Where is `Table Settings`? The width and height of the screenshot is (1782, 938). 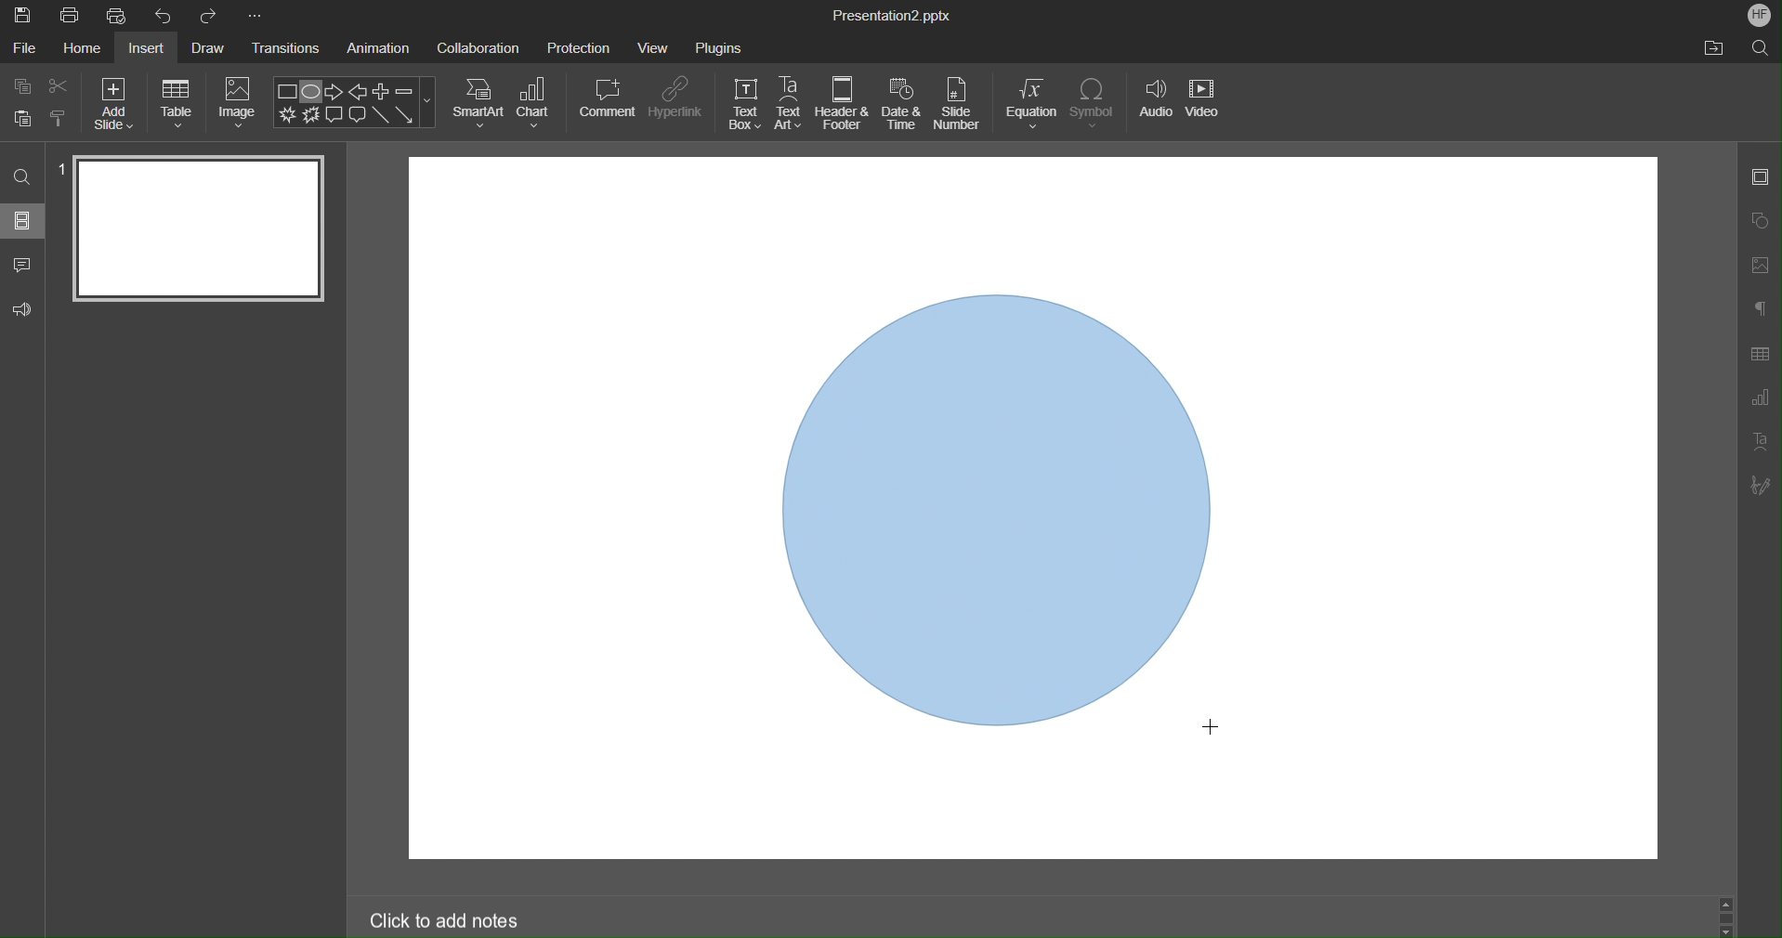 Table Settings is located at coordinates (1759, 354).